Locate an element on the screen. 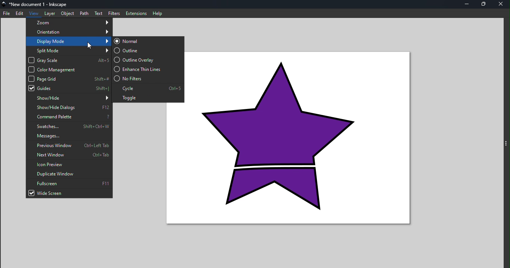 This screenshot has height=268, width=510. Minimize is located at coordinates (468, 4).